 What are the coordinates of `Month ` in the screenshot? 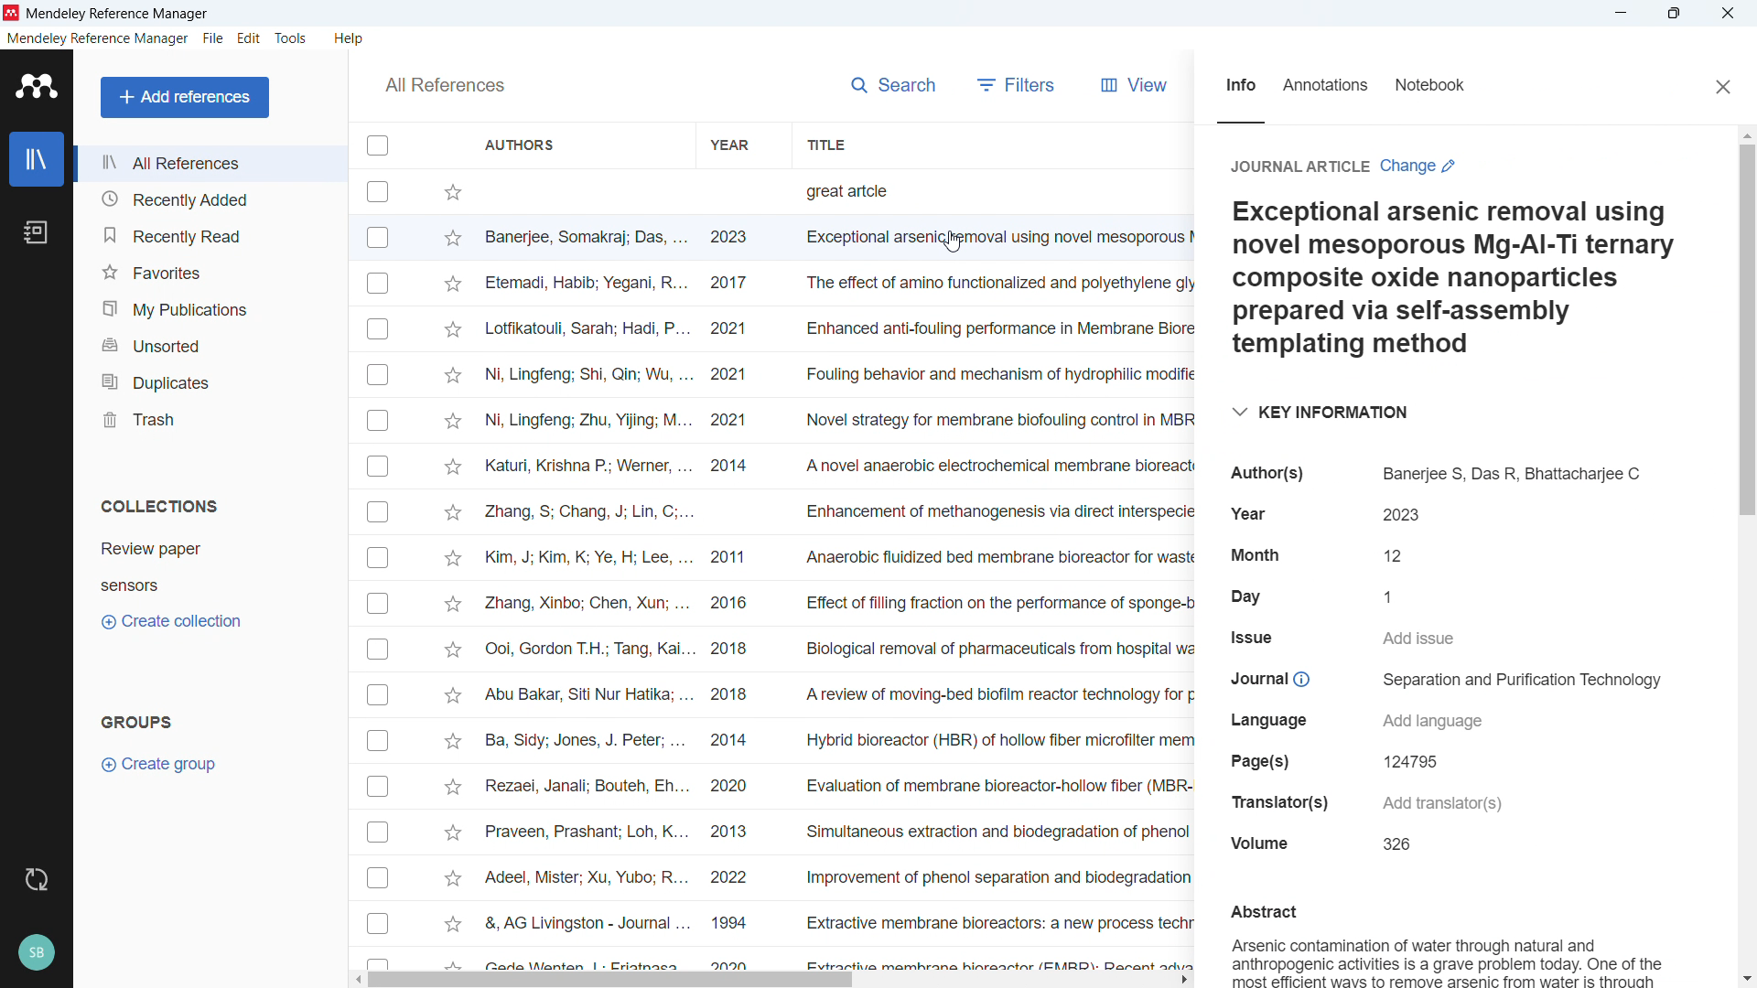 It's located at (1397, 555).